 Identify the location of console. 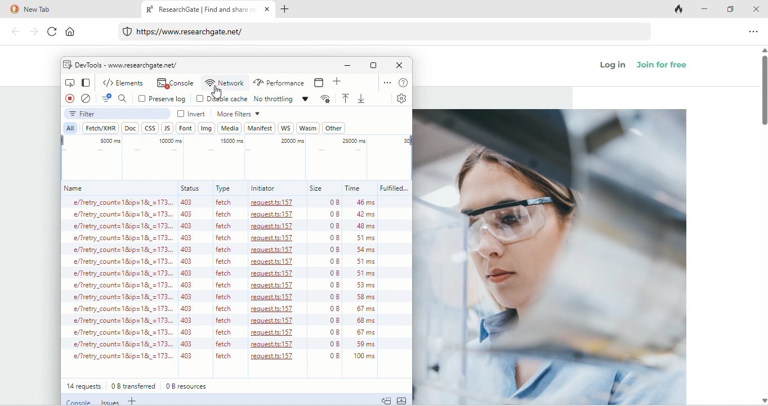
(77, 401).